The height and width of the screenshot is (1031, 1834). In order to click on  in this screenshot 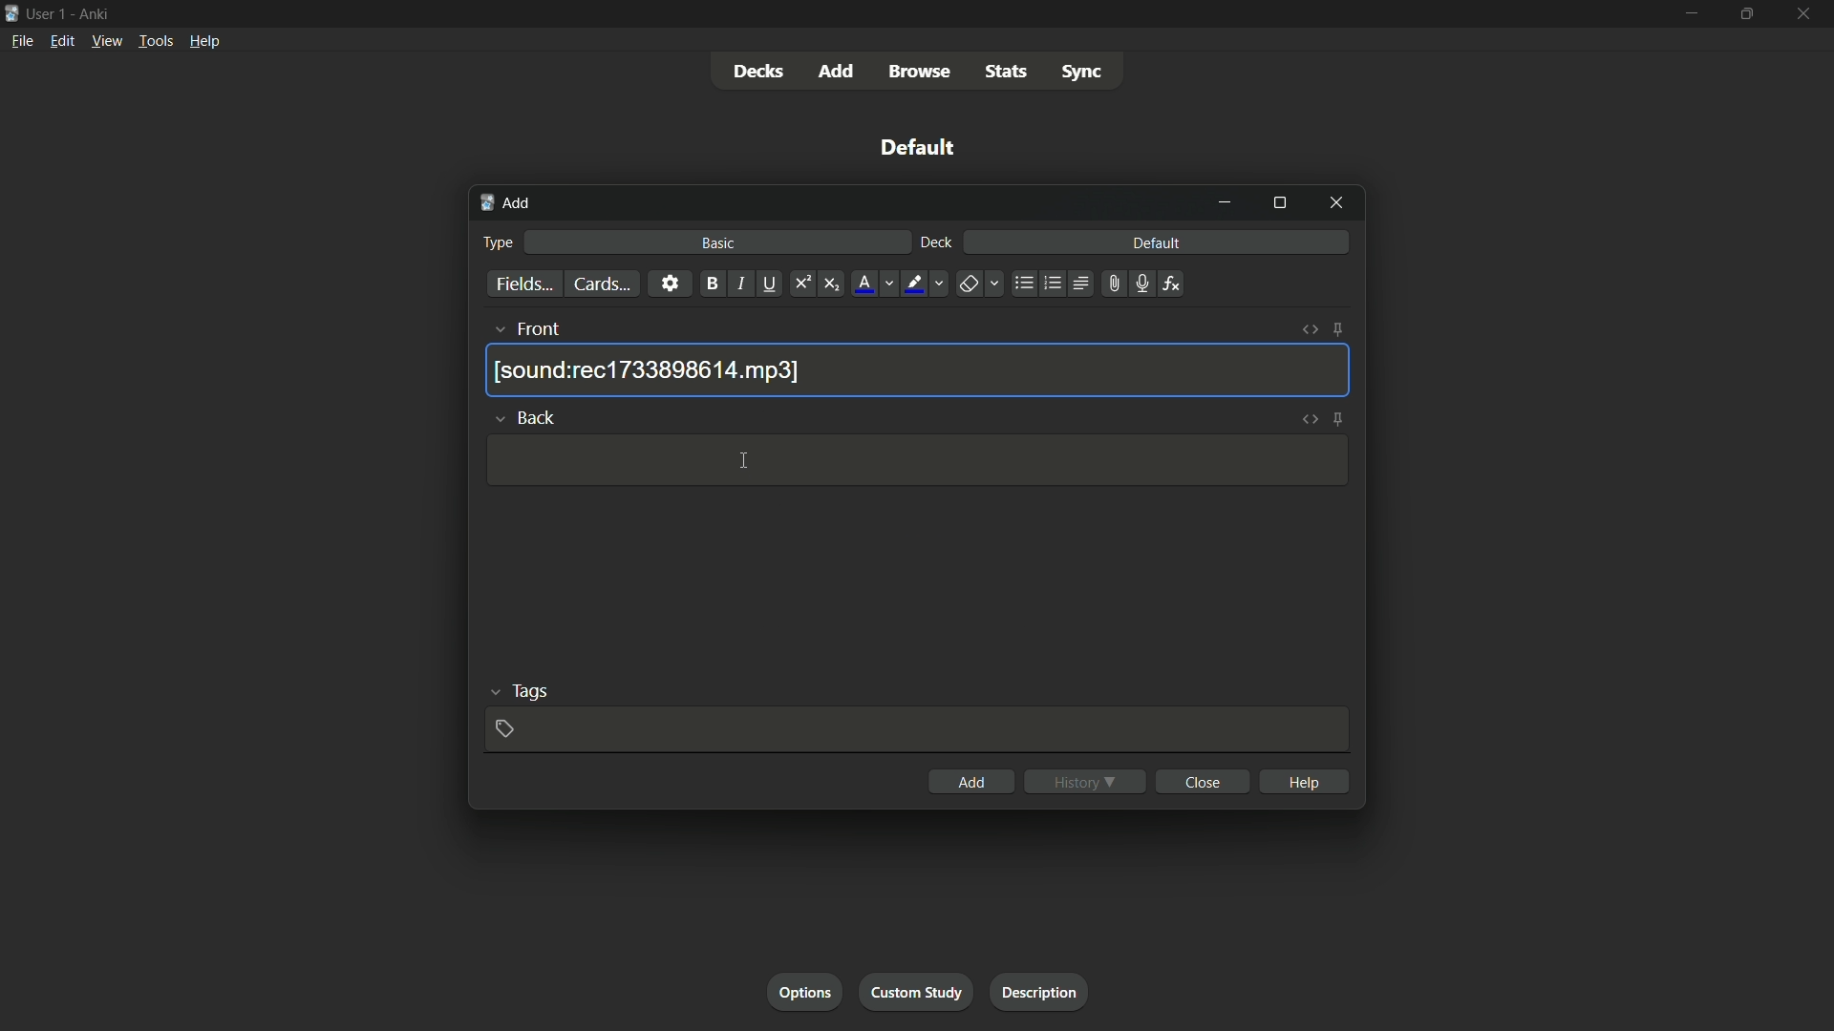, I will do `click(916, 993)`.